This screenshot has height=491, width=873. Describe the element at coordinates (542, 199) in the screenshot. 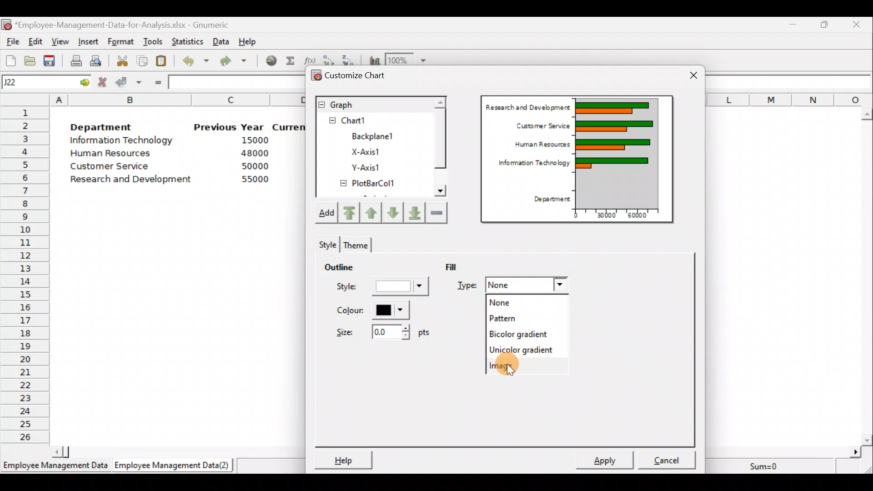

I see `Department` at that location.